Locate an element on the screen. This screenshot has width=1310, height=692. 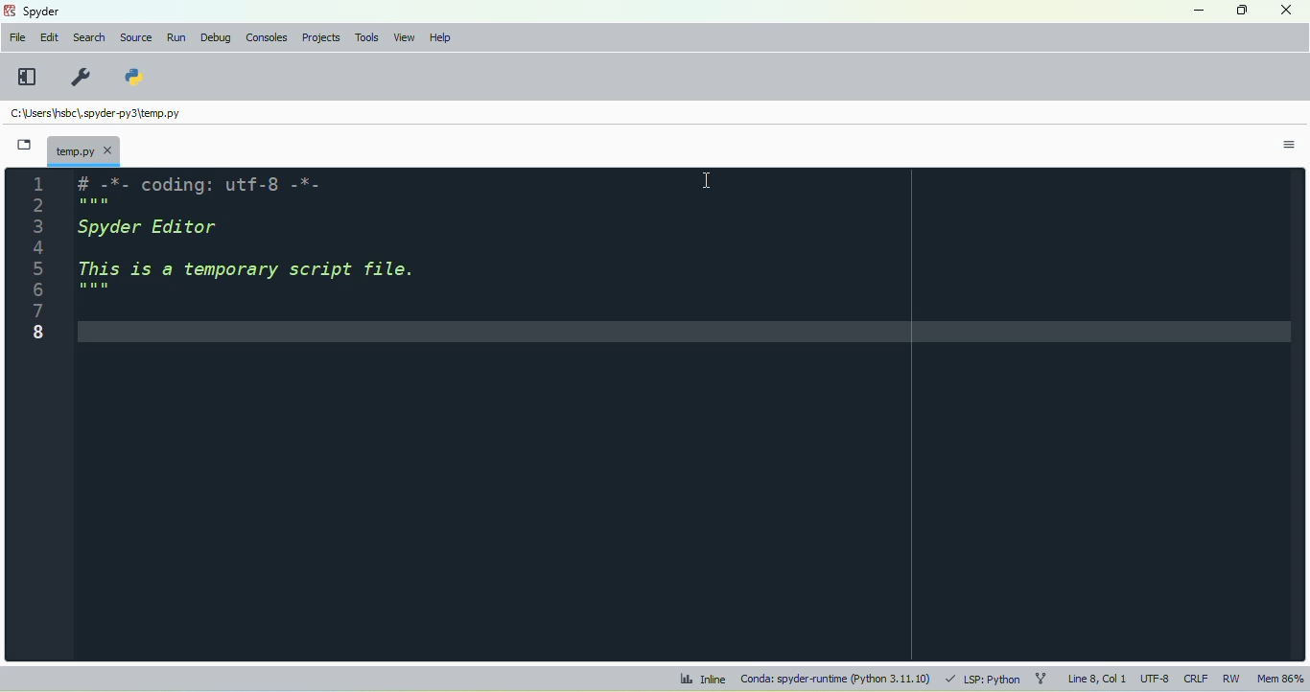
UTF-8 is located at coordinates (1156, 678).